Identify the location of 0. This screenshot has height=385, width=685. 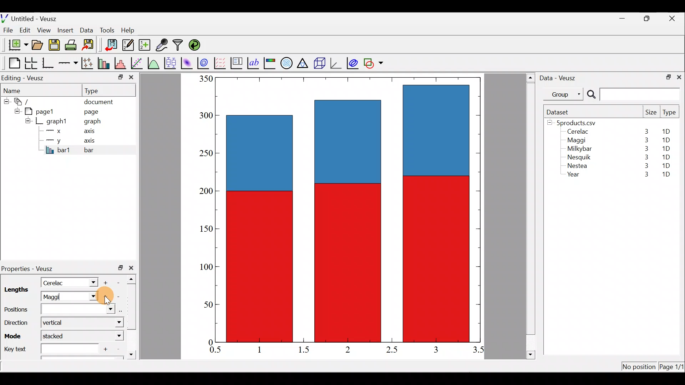
(209, 342).